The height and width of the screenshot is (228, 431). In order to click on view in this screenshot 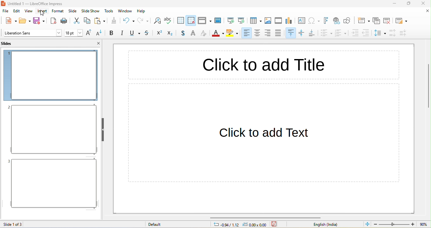, I will do `click(28, 12)`.